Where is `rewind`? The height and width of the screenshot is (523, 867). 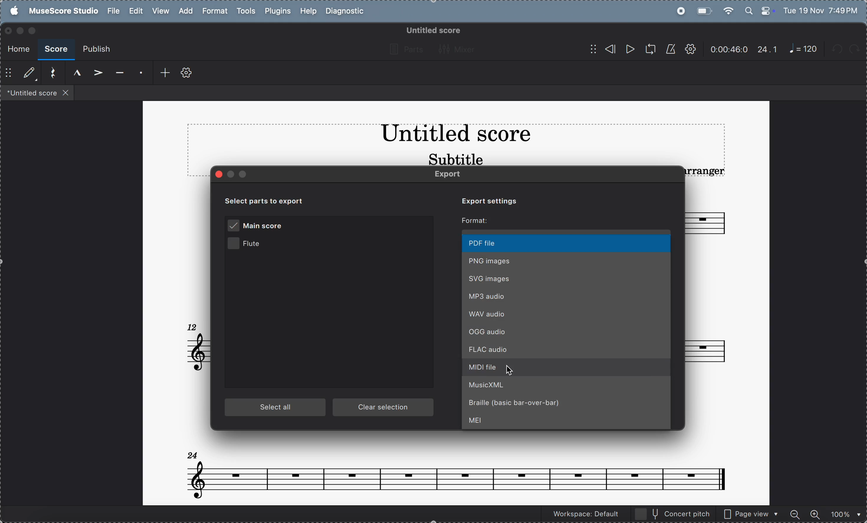 rewind is located at coordinates (602, 49).